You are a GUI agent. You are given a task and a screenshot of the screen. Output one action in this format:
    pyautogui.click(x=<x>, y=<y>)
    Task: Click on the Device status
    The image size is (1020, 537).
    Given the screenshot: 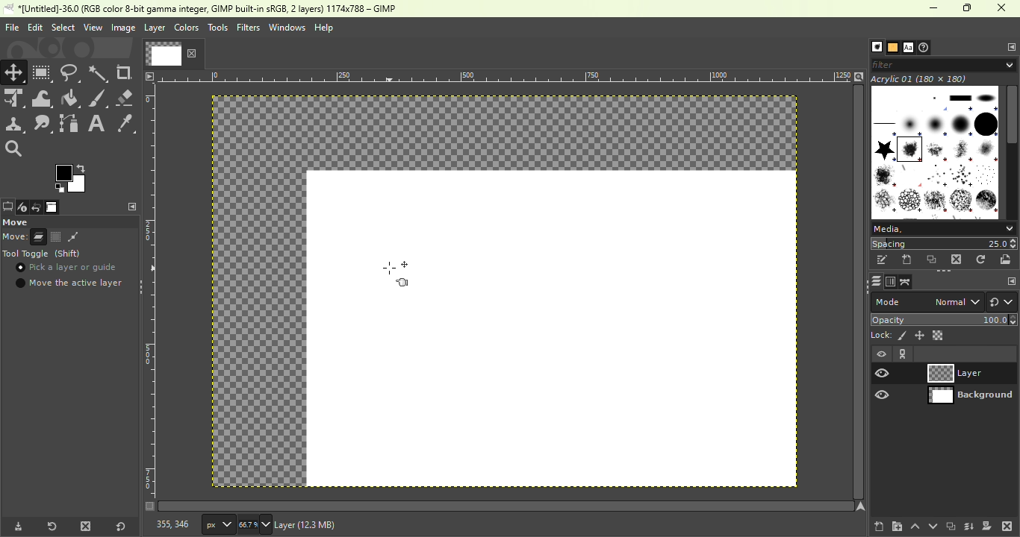 What is the action you would take?
    pyautogui.click(x=21, y=208)
    